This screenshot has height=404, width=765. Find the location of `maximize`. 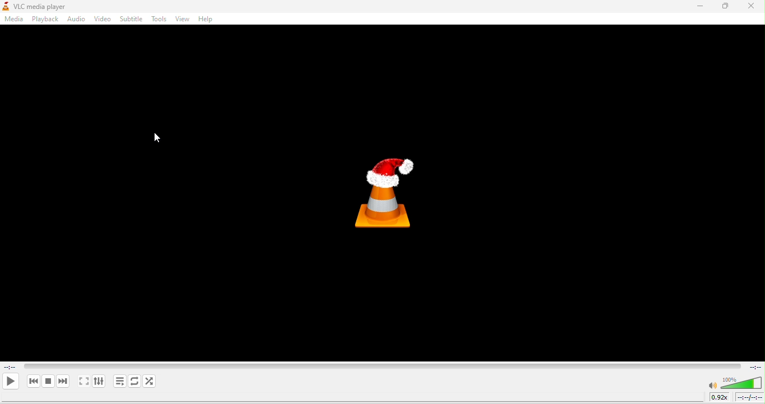

maximize is located at coordinates (726, 7).